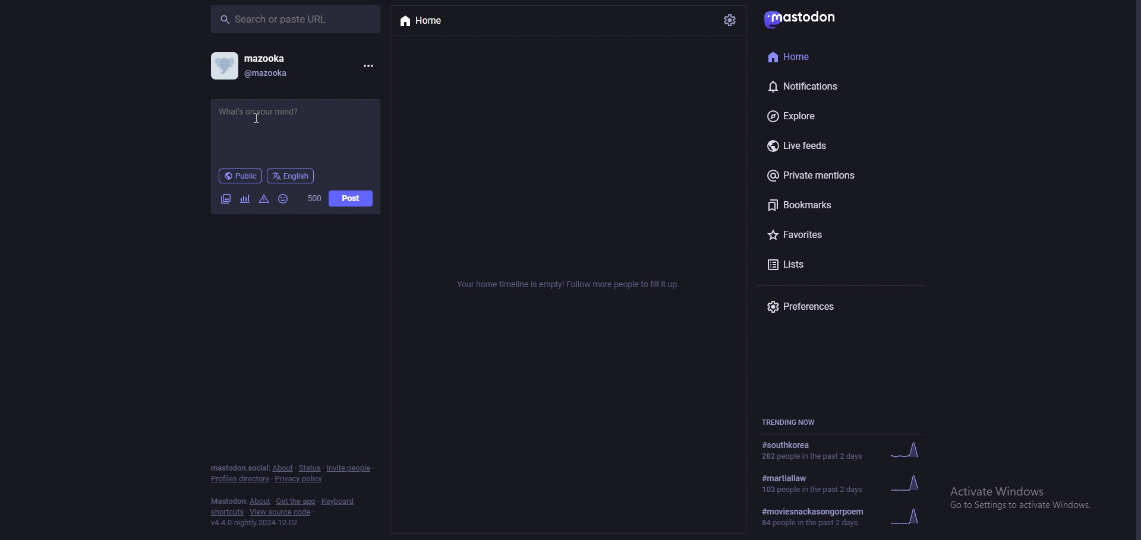 The height and width of the screenshot is (540, 1141). I want to click on Cursor, so click(263, 126).